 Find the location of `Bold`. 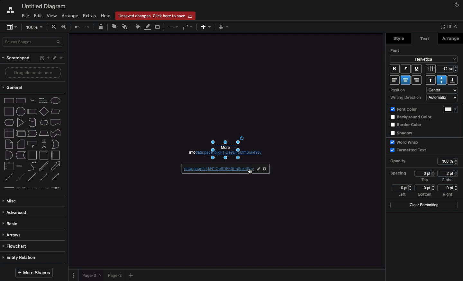

Bold is located at coordinates (394, 69).